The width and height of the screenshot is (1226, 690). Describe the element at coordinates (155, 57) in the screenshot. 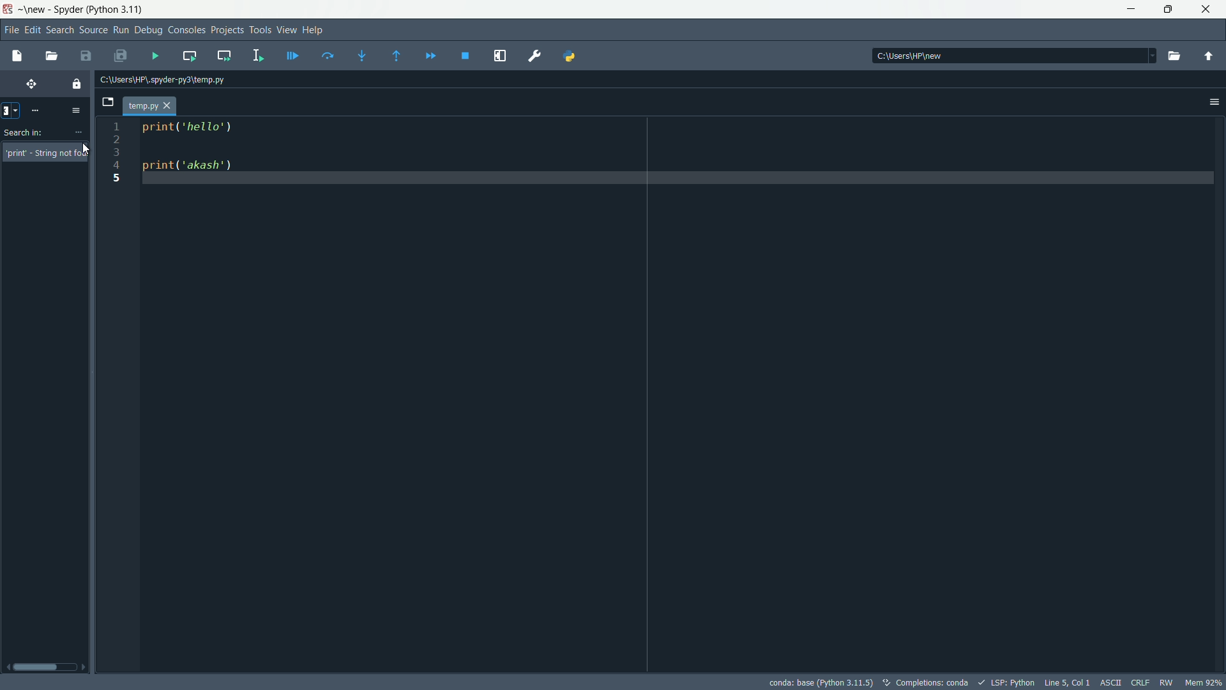

I see `run file` at that location.